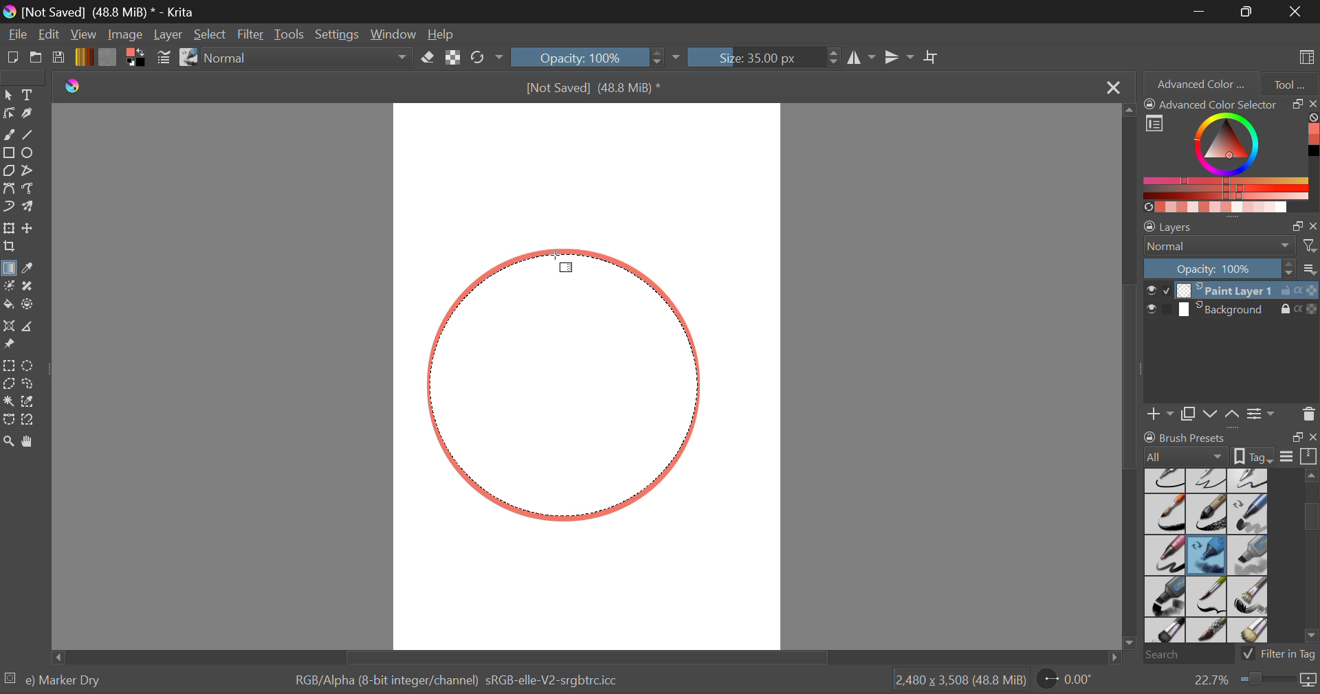 This screenshot has width=1320, height=694. What do you see at coordinates (1308, 414) in the screenshot?
I see `Delete` at bounding box center [1308, 414].